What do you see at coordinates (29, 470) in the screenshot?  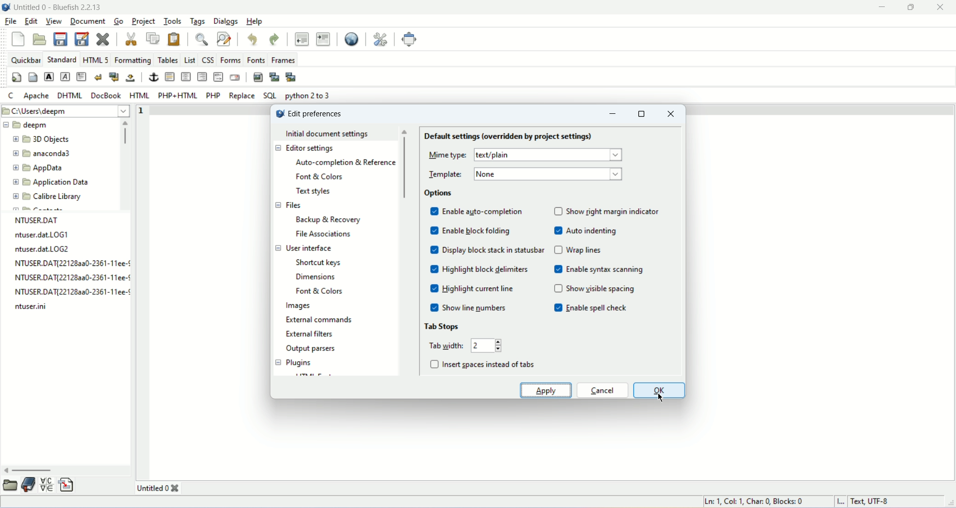 I see `horizontal scroll bar` at bounding box center [29, 470].